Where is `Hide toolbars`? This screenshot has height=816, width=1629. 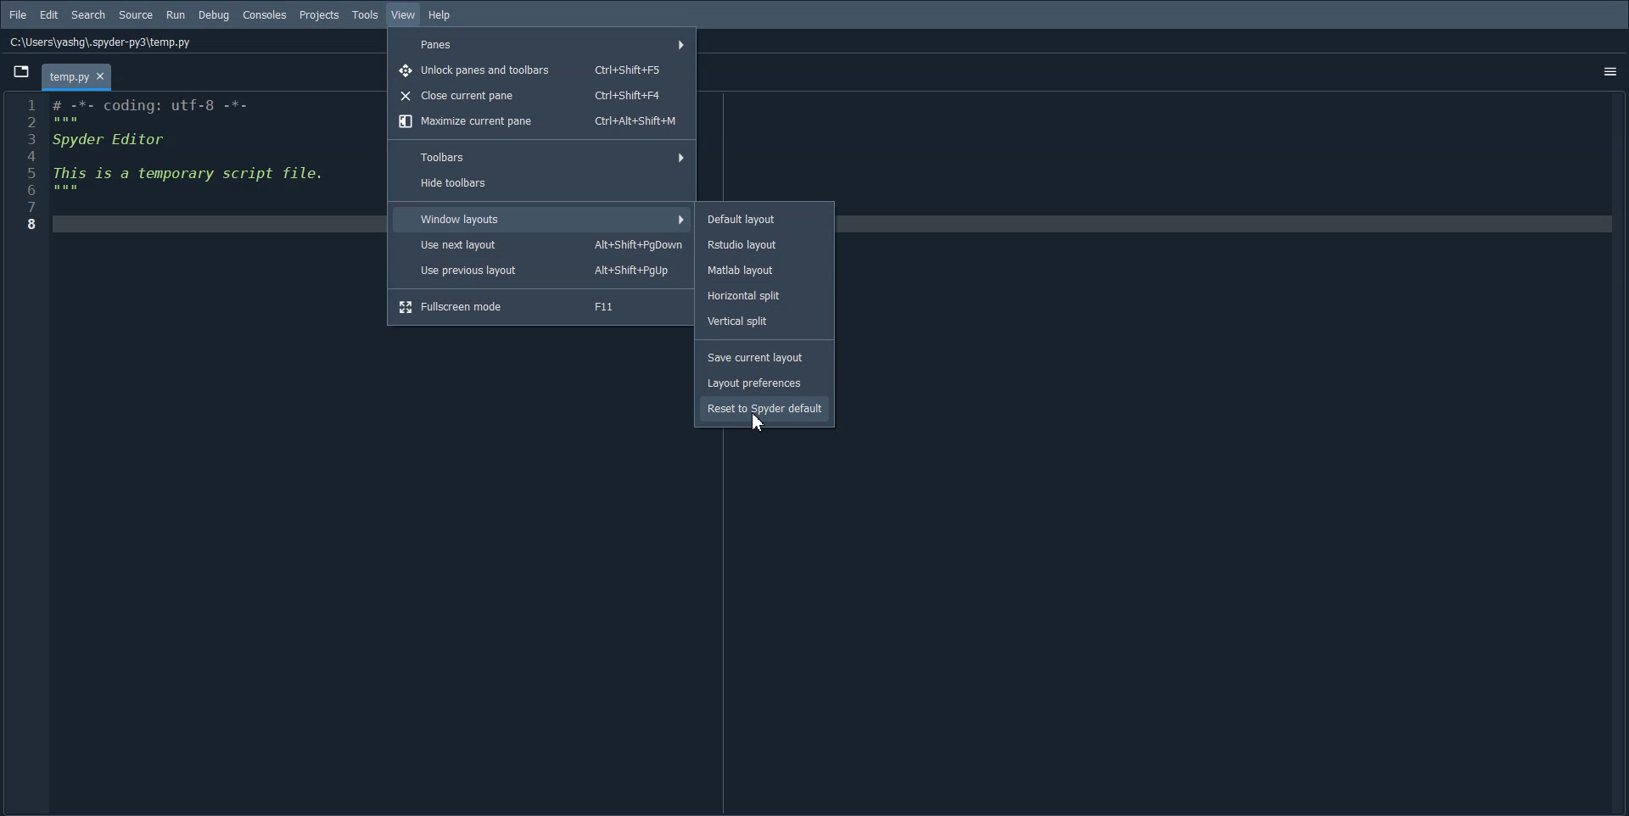 Hide toolbars is located at coordinates (543, 183).